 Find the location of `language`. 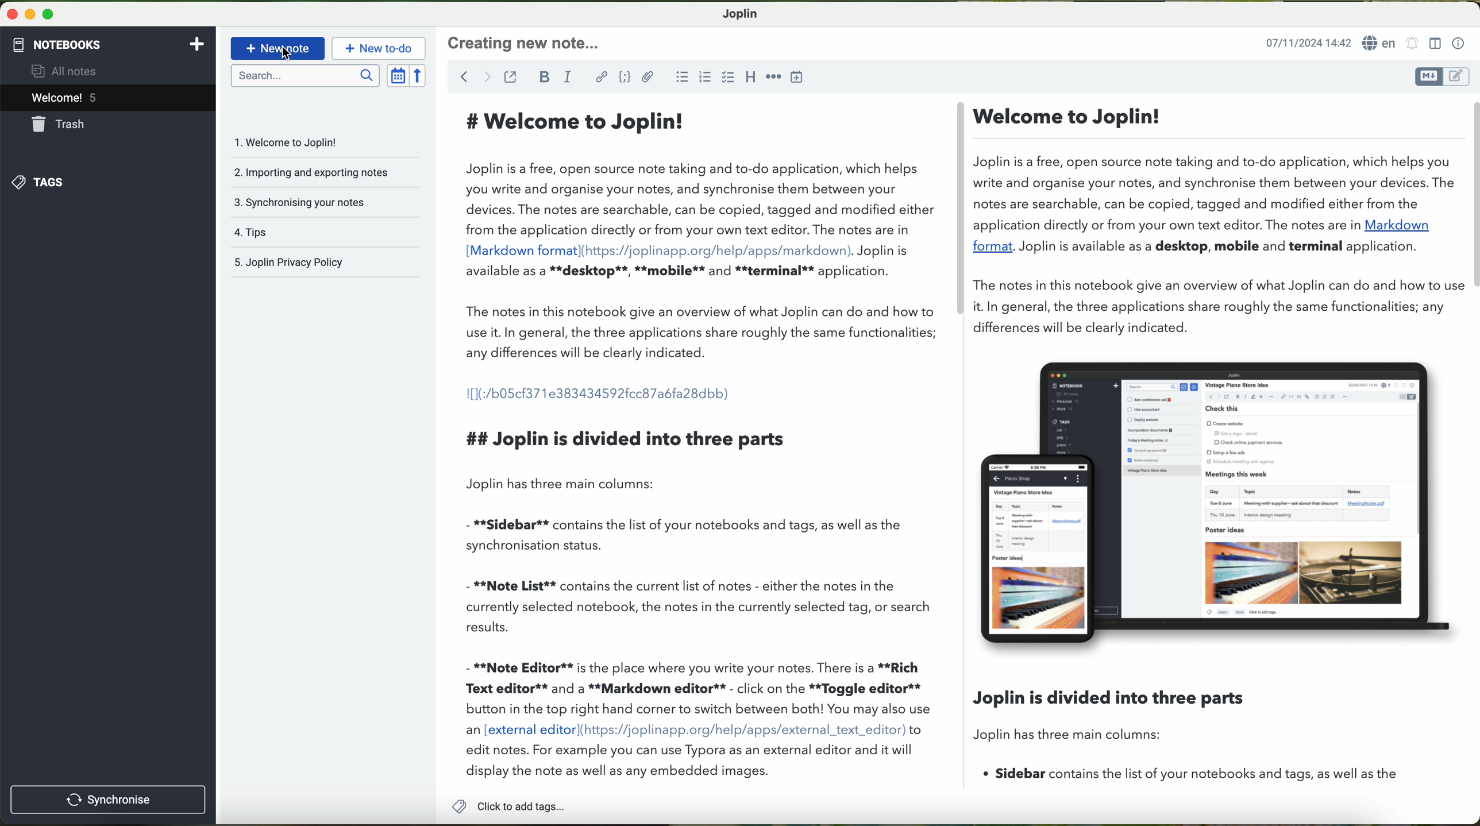

language is located at coordinates (1381, 43).